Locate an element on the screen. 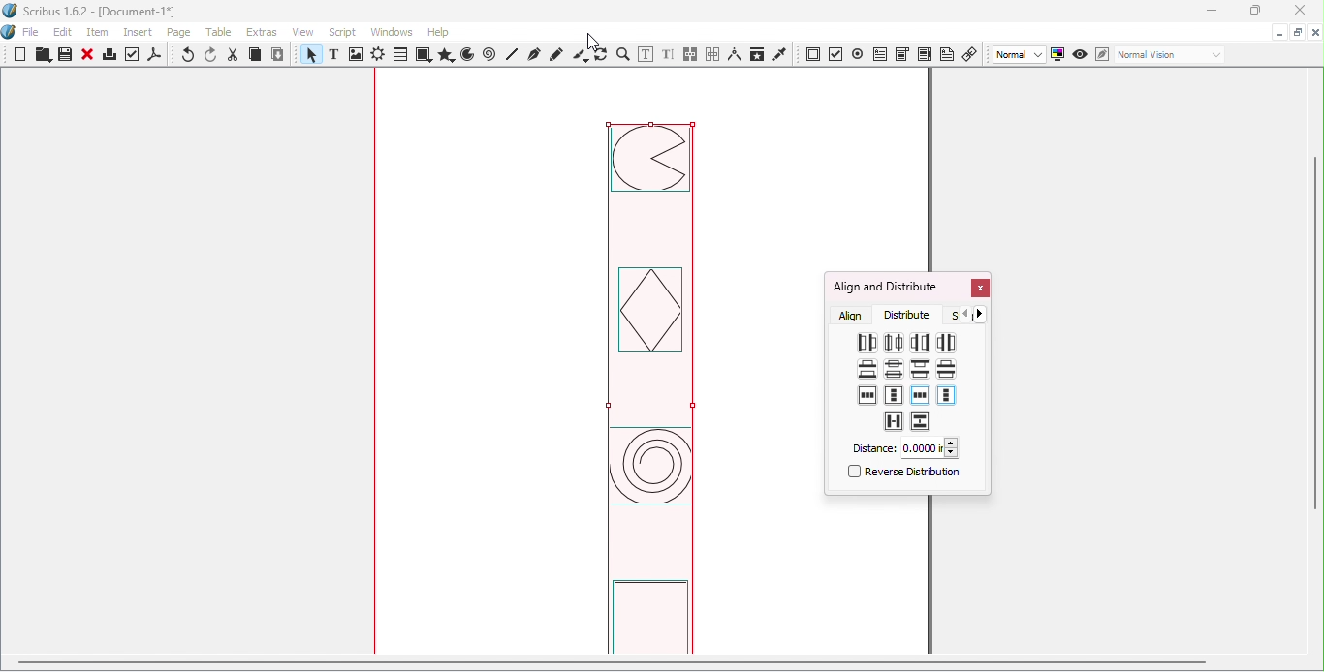 The width and height of the screenshot is (1324, 672). Eye dropper is located at coordinates (780, 53).